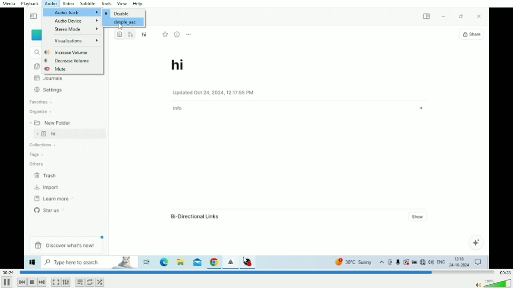 The image size is (513, 288). Describe the element at coordinates (7, 282) in the screenshot. I see `Pause/Play` at that location.